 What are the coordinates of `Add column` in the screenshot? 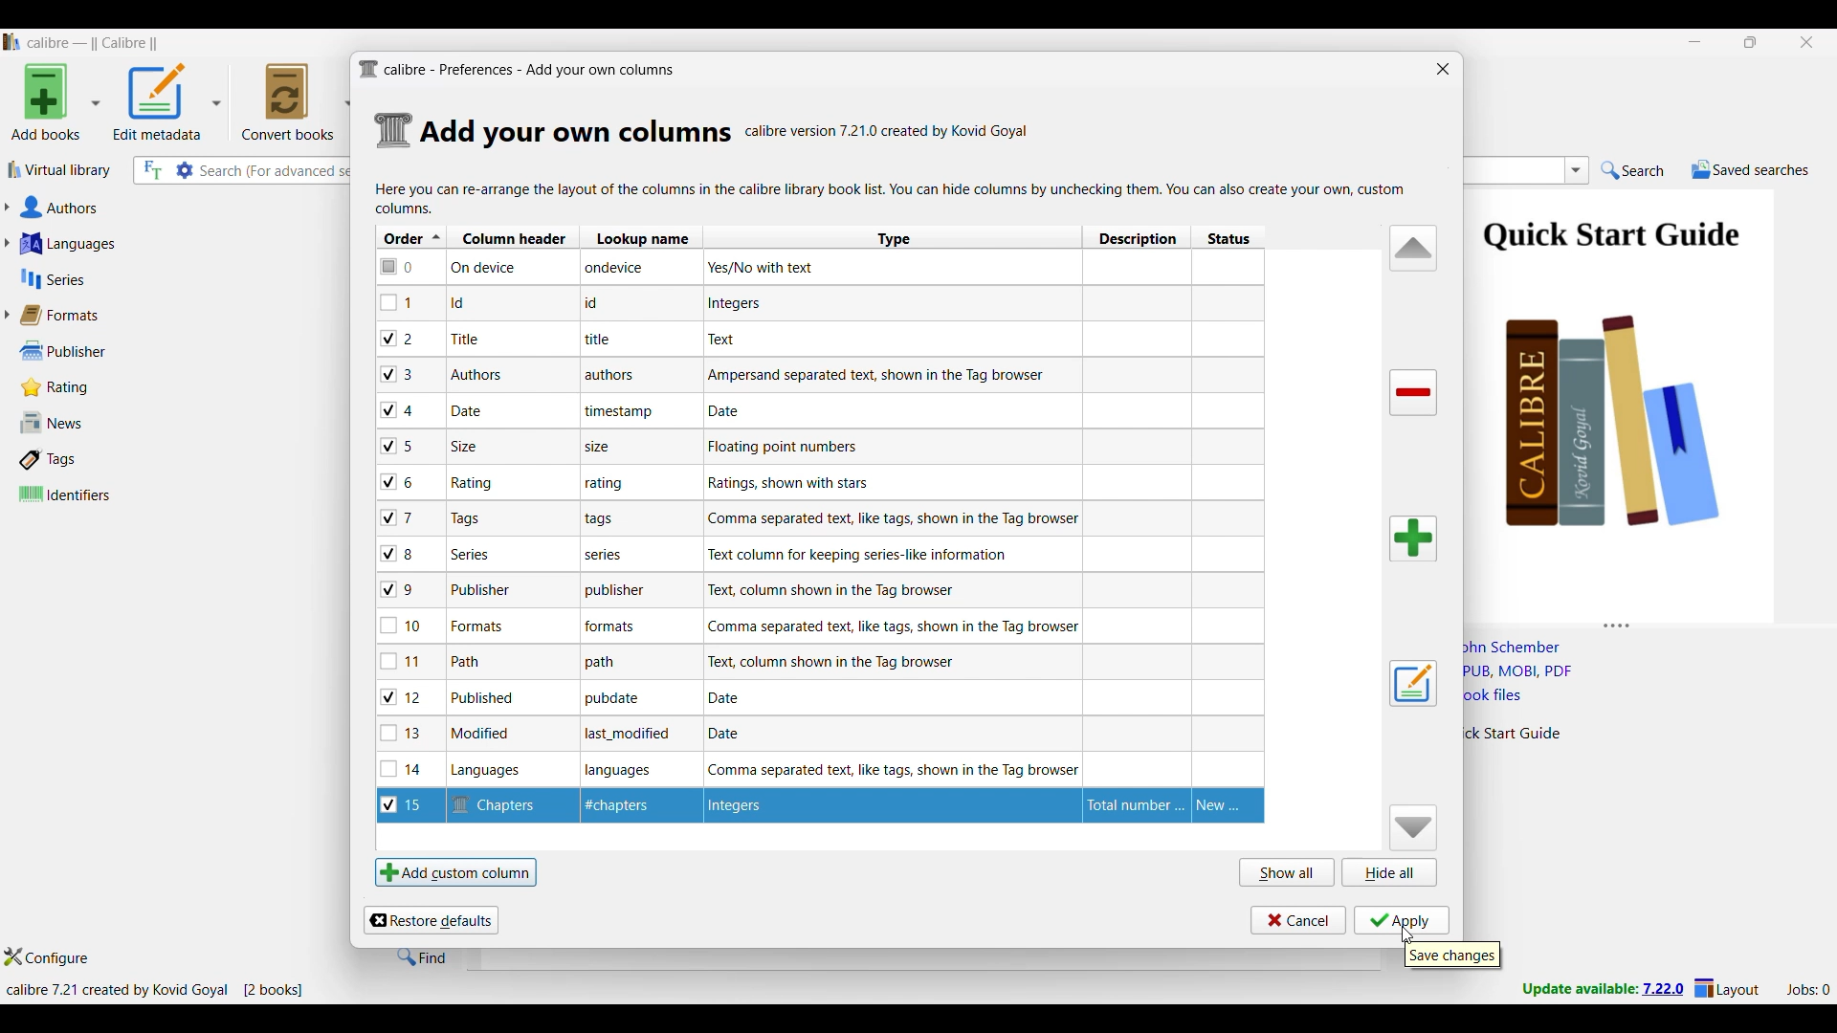 It's located at (1413, 538).